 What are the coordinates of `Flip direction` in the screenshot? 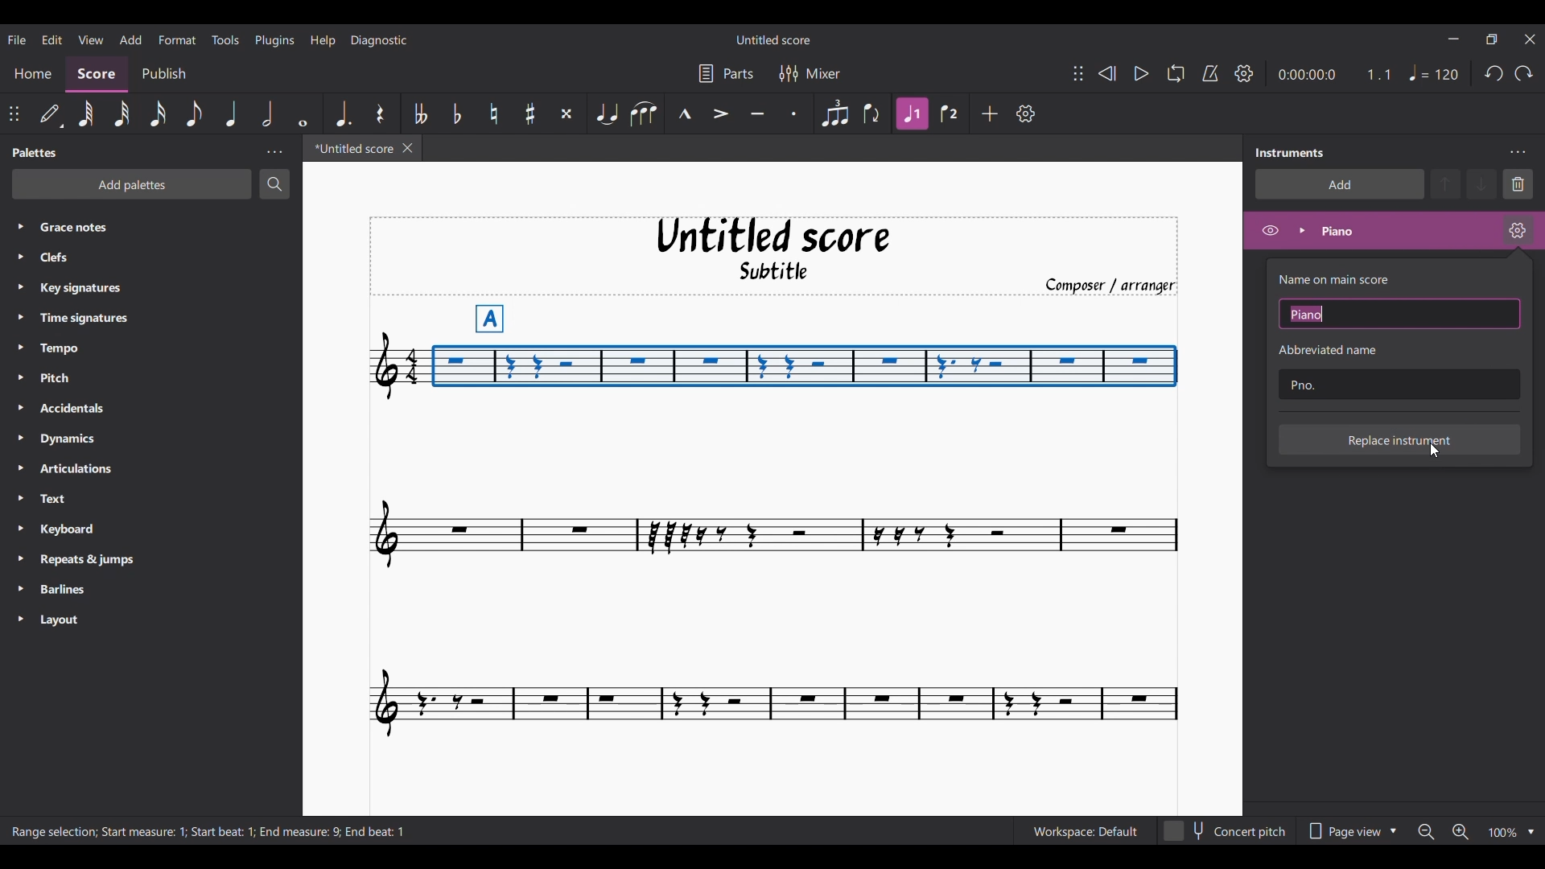 It's located at (871, 113).